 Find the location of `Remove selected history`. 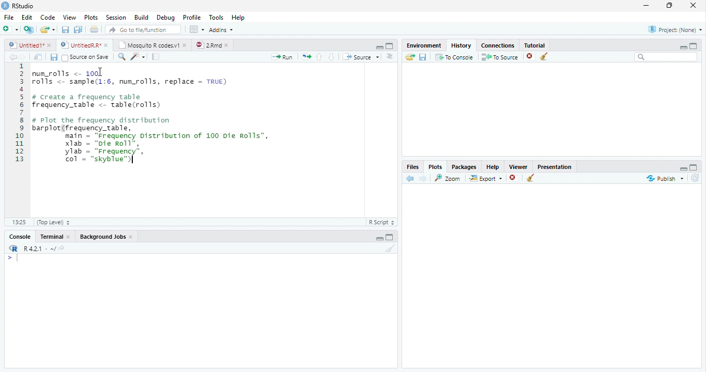

Remove selected history is located at coordinates (530, 56).